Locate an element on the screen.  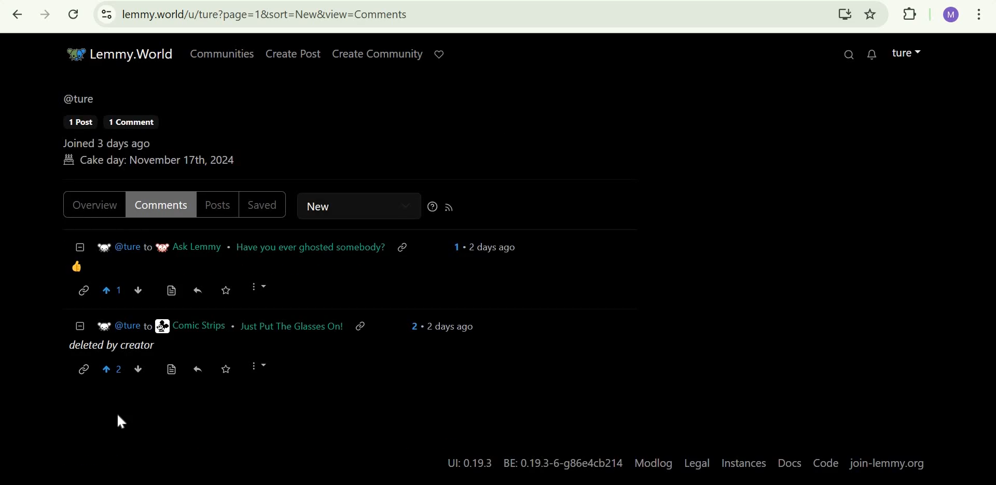
save is located at coordinates (224, 368).